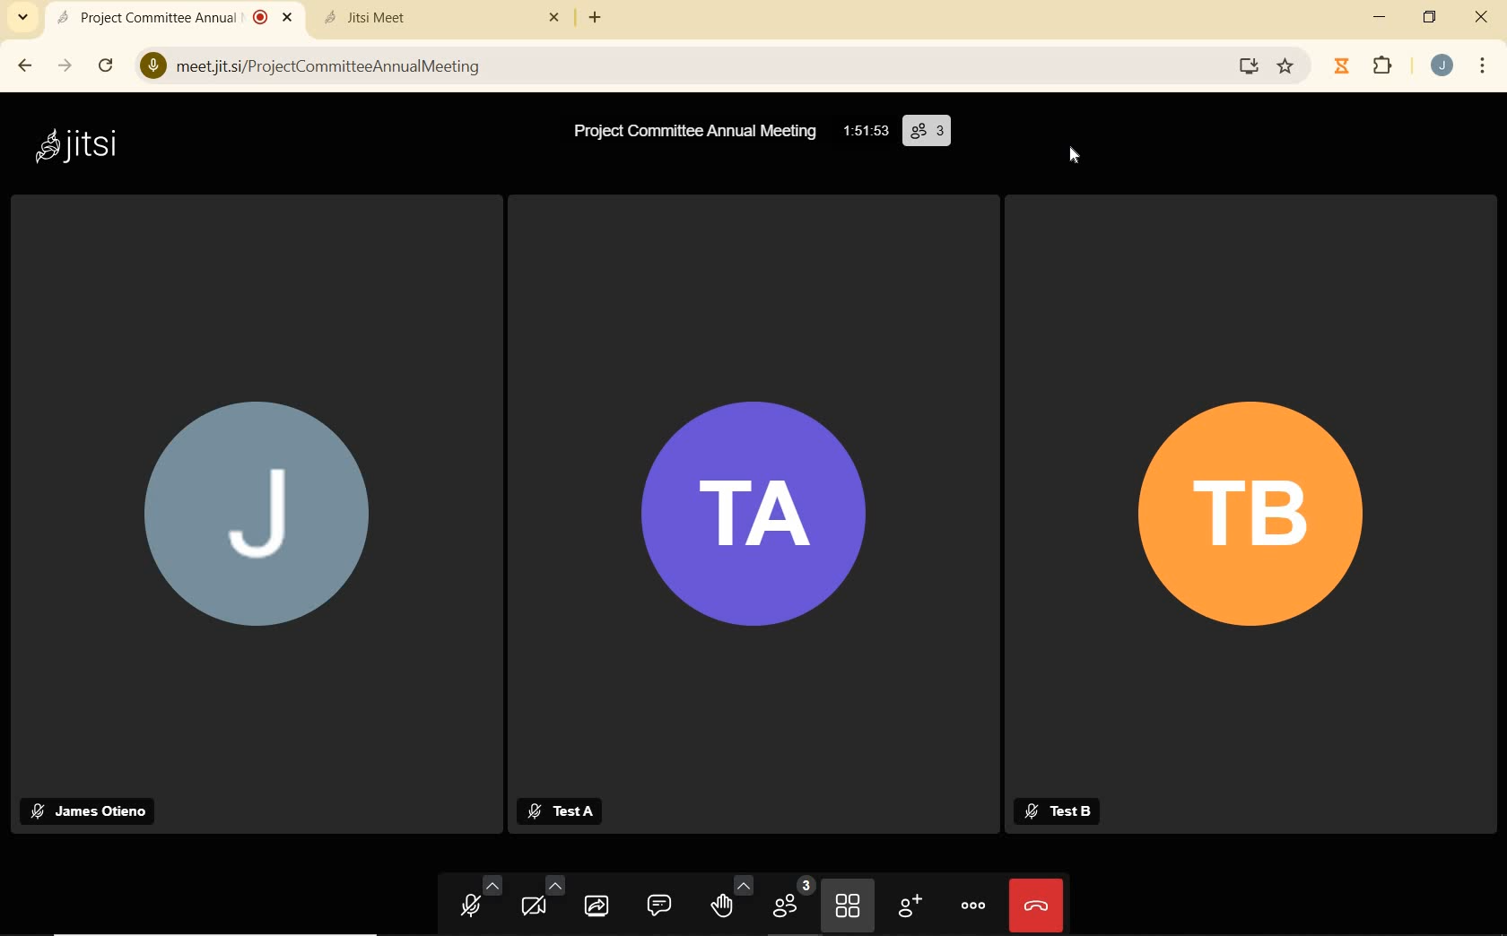 The image size is (1507, 936). What do you see at coordinates (553, 20) in the screenshot?
I see `close` at bounding box center [553, 20].